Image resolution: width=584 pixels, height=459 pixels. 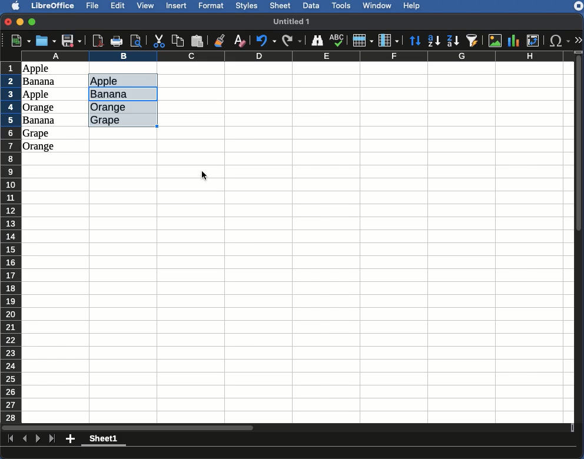 What do you see at coordinates (296, 21) in the screenshot?
I see `untitled 1` at bounding box center [296, 21].